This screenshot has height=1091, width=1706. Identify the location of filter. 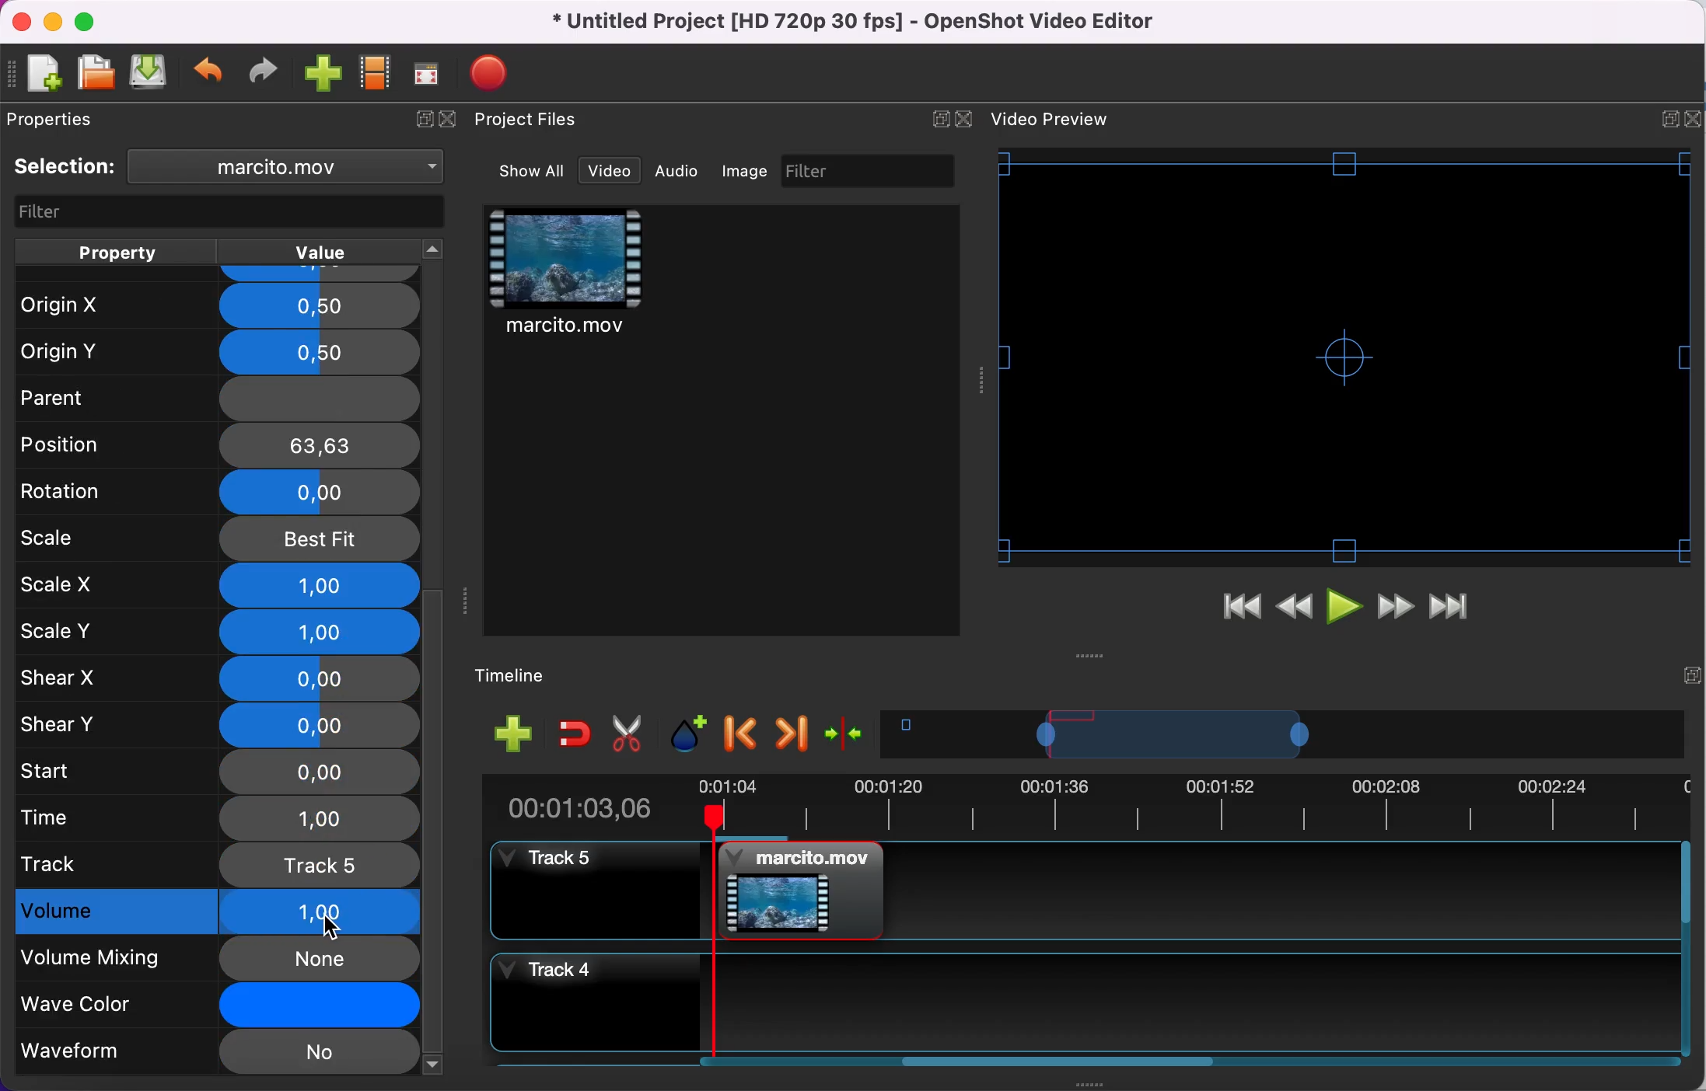
(232, 213).